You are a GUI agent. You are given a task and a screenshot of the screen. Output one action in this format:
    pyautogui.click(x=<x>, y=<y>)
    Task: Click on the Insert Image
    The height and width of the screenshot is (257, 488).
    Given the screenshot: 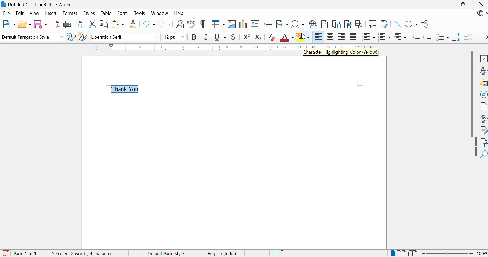 What is the action you would take?
    pyautogui.click(x=231, y=24)
    